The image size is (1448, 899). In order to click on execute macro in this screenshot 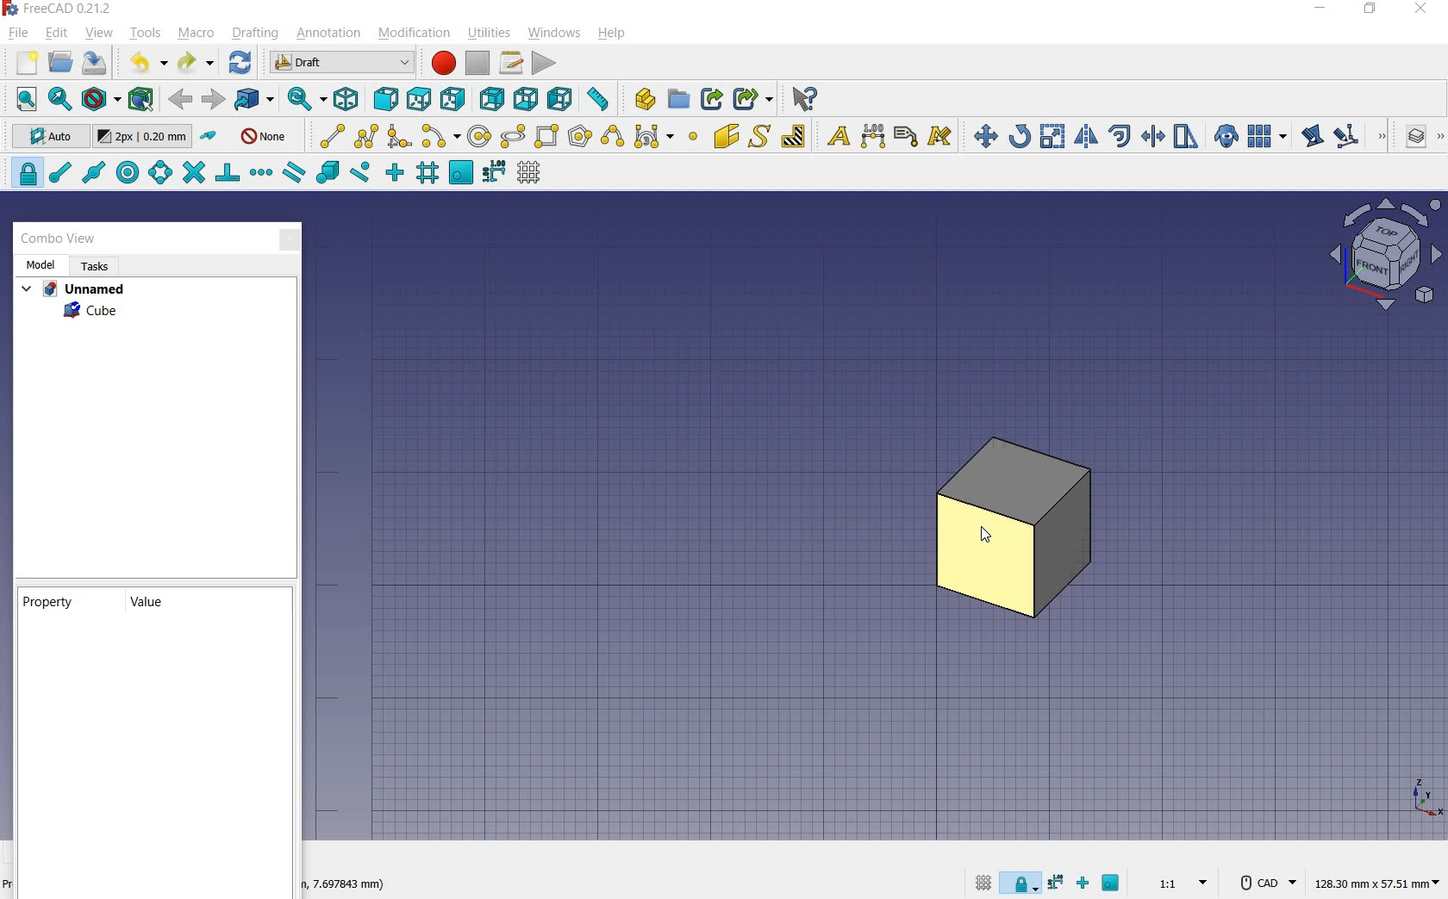, I will do `click(543, 64)`.